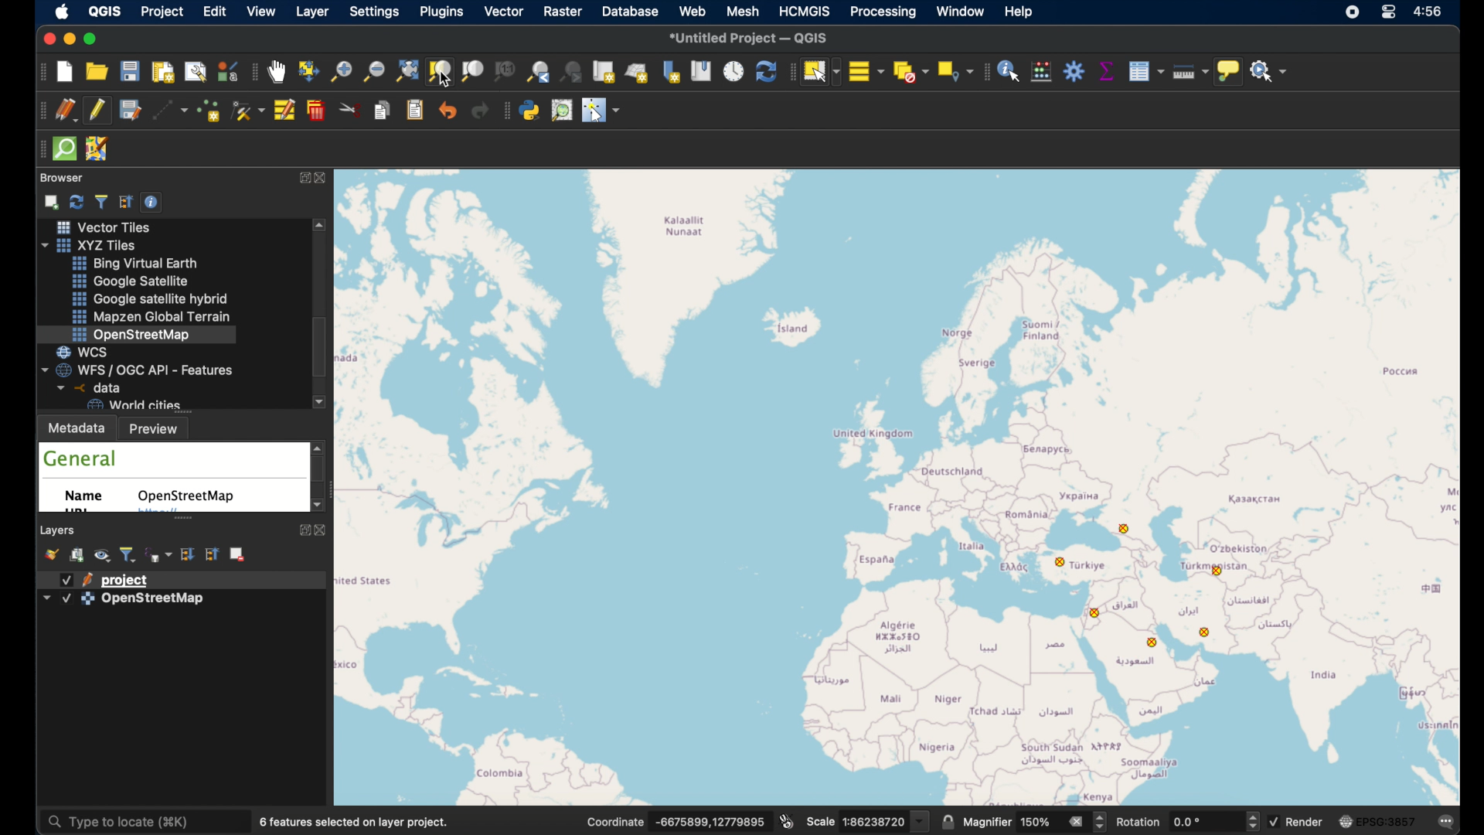 This screenshot has height=835, width=1484. I want to click on redo, so click(480, 111).